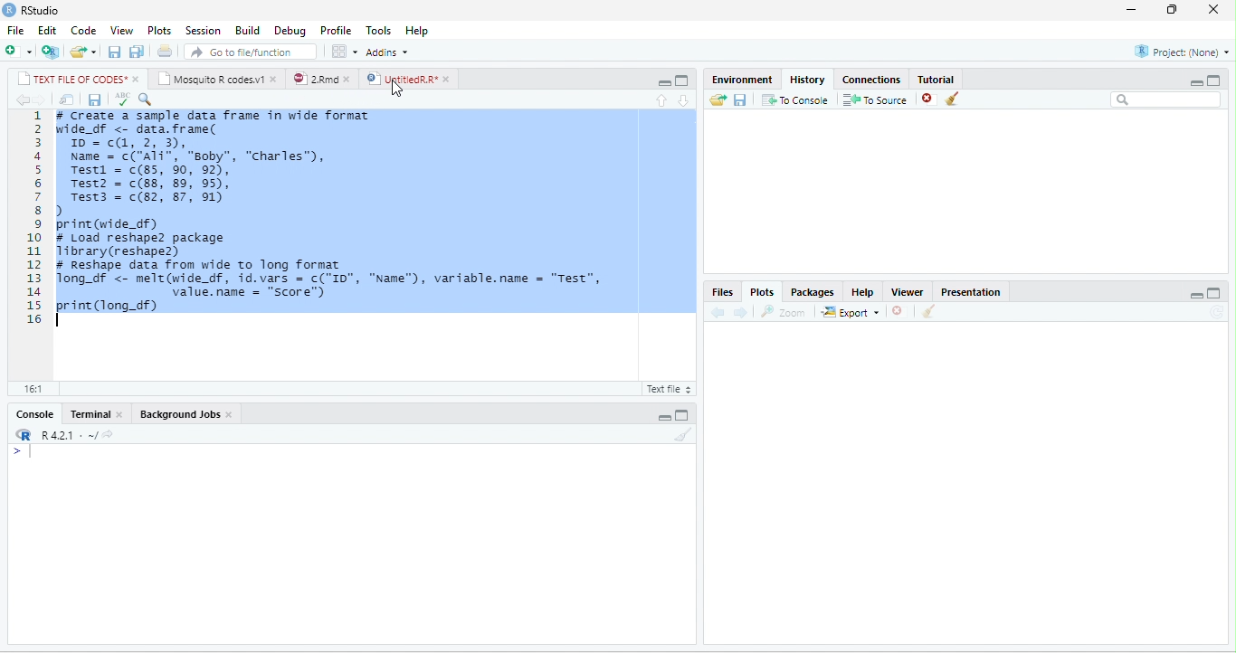 This screenshot has width=1236, height=653. Describe the element at coordinates (1182, 52) in the screenshot. I see `Project(None)` at that location.